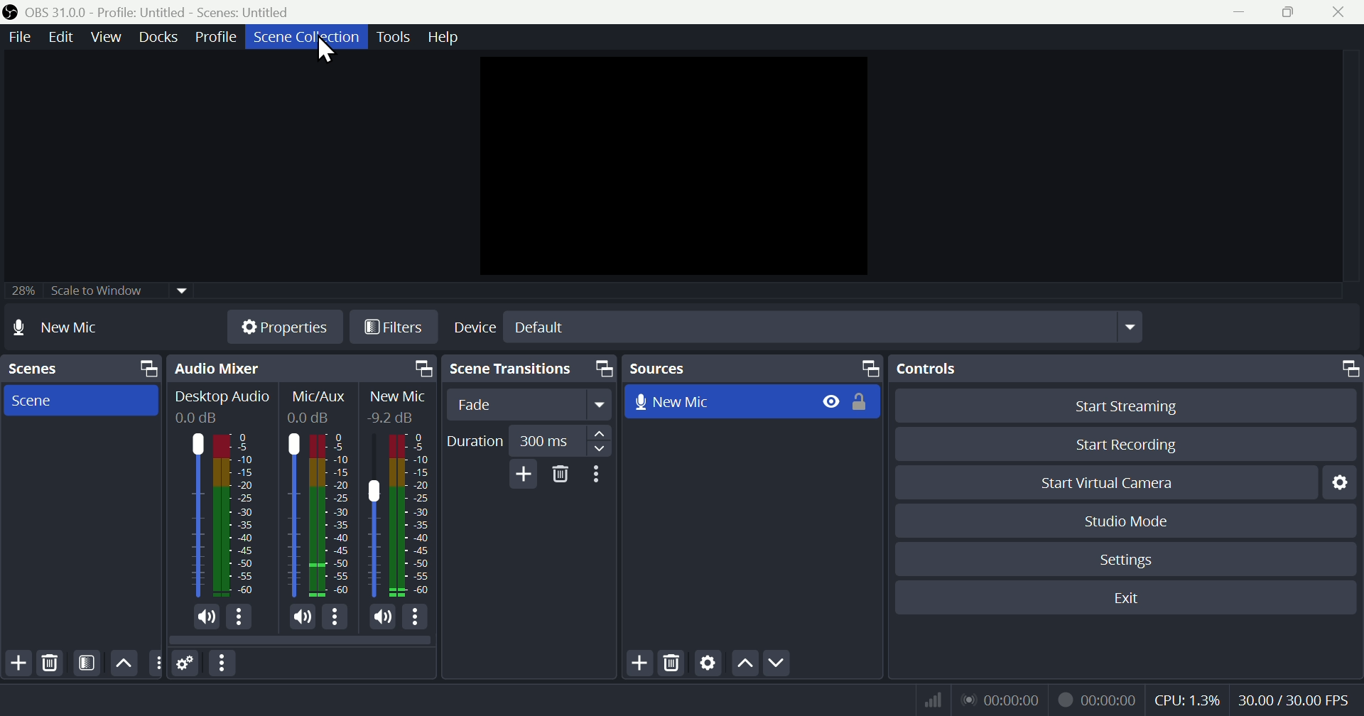 This screenshot has height=716, width=1364. I want to click on New Mic, so click(399, 396).